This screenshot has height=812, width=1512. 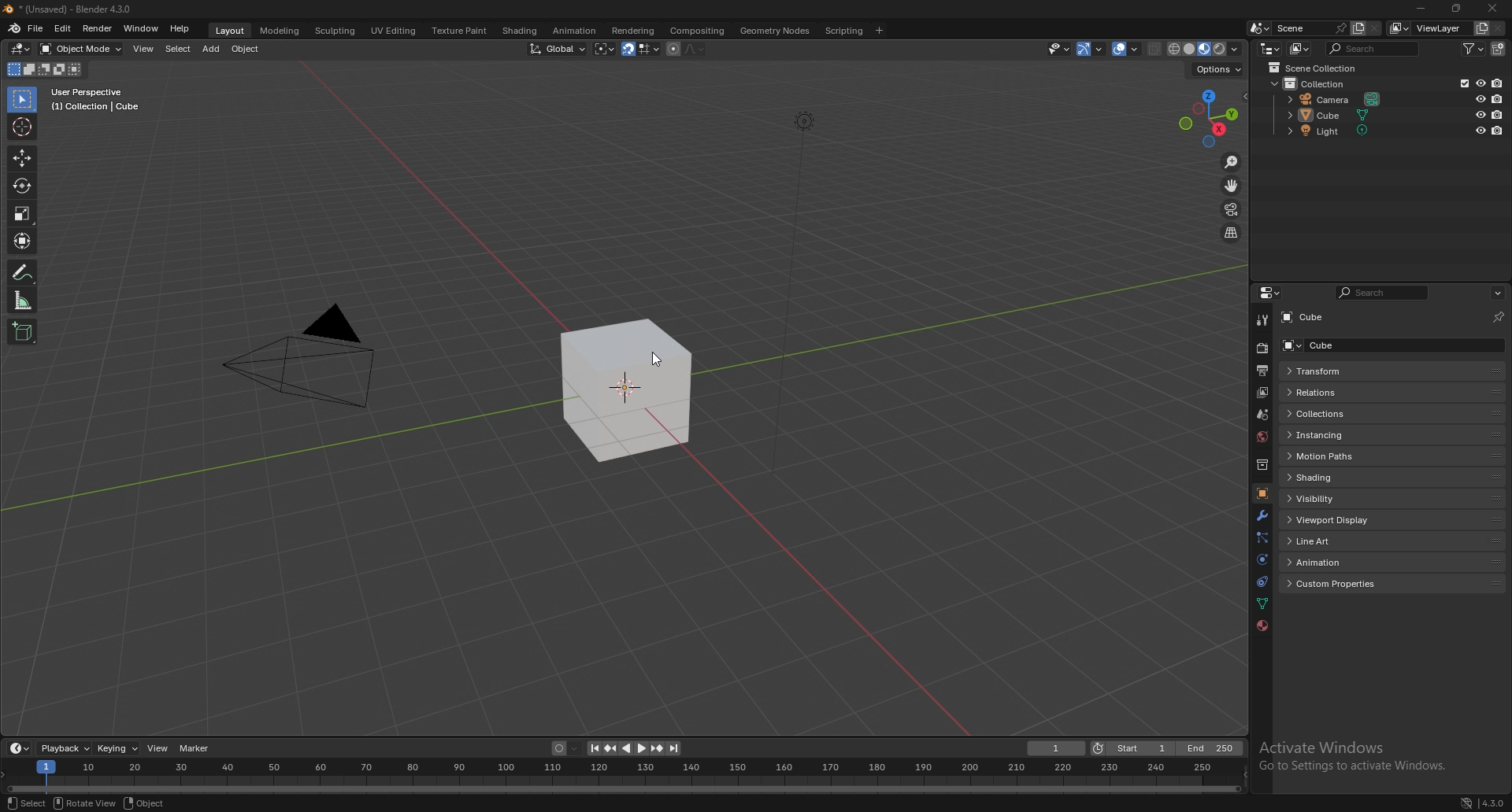 I want to click on selectibility and visibility, so click(x=1060, y=49).